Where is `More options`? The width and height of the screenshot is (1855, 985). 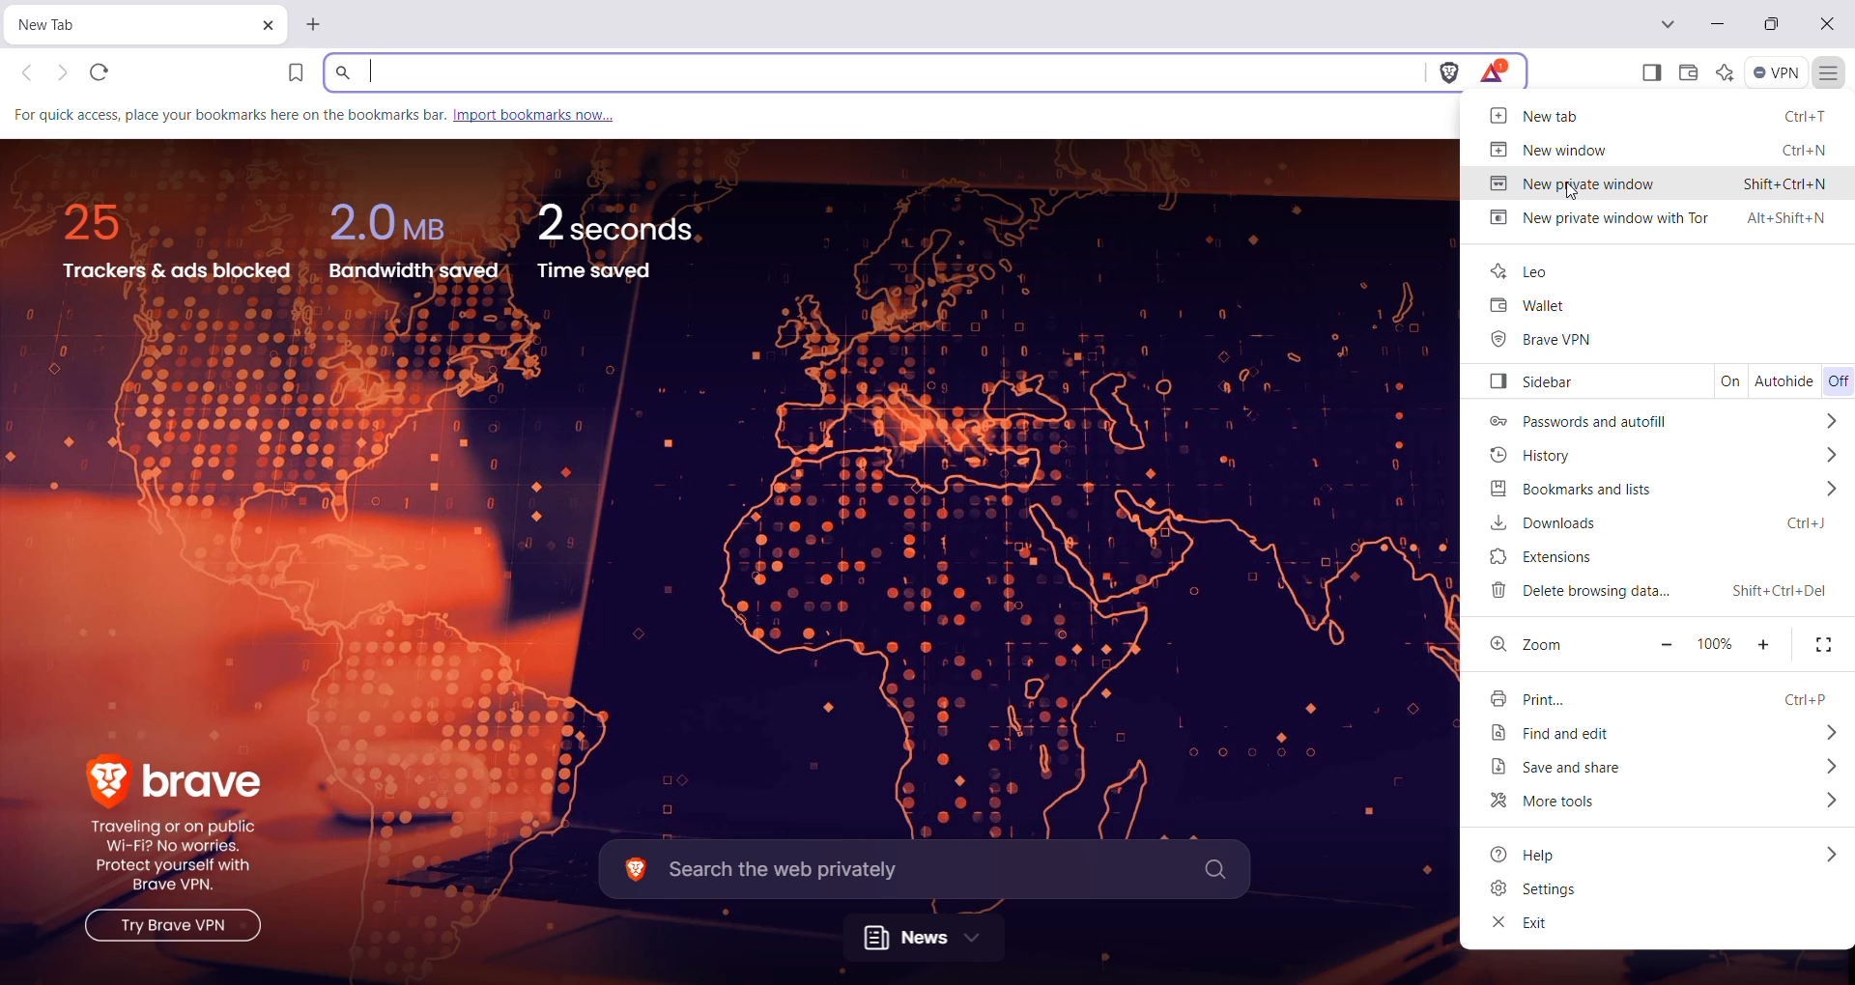
More options is located at coordinates (1831, 491).